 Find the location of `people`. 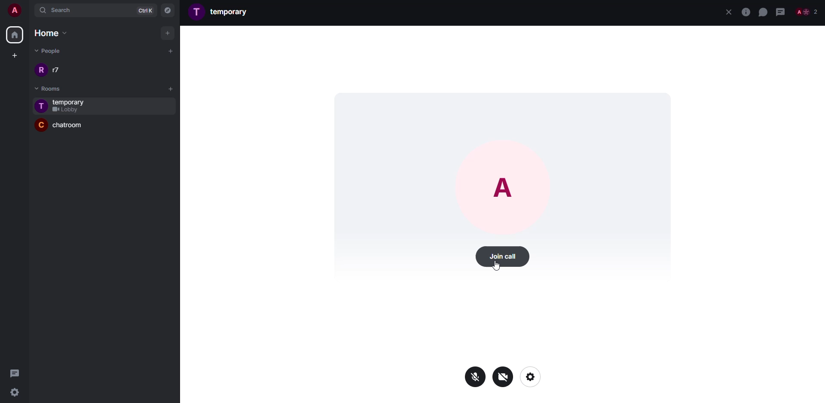

people is located at coordinates (50, 50).